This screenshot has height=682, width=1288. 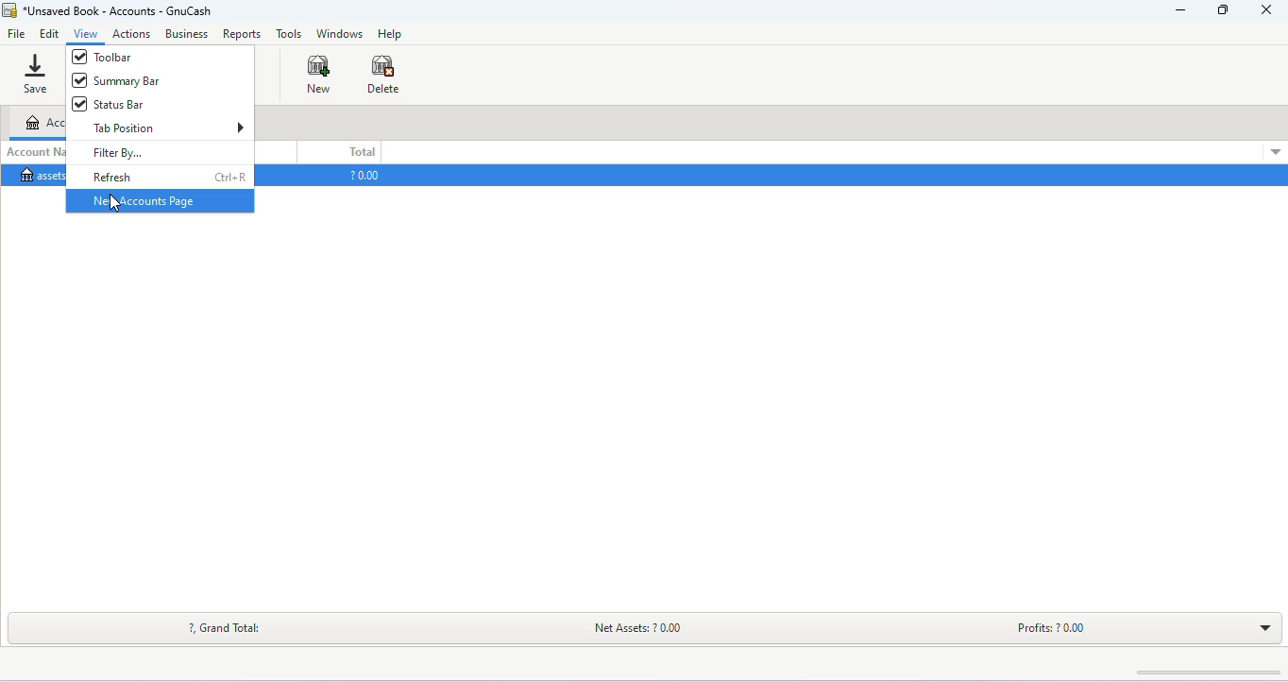 I want to click on checkbox, so click(x=78, y=104).